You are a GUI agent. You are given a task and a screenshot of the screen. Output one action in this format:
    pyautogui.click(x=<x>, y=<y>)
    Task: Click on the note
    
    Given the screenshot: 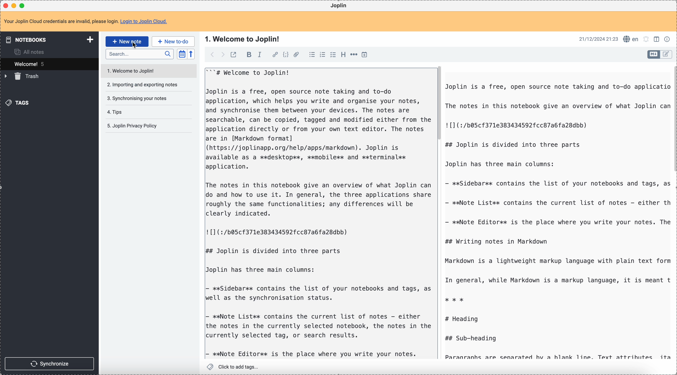 What is the action you would take?
    pyautogui.click(x=89, y=22)
    